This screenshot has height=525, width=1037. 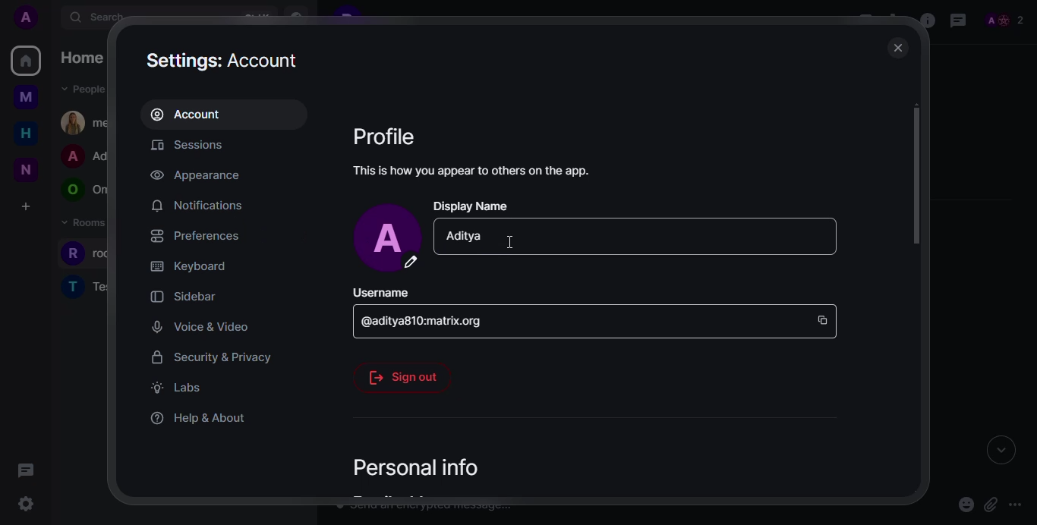 What do you see at coordinates (536, 324) in the screenshot?
I see `id space bar` at bounding box center [536, 324].